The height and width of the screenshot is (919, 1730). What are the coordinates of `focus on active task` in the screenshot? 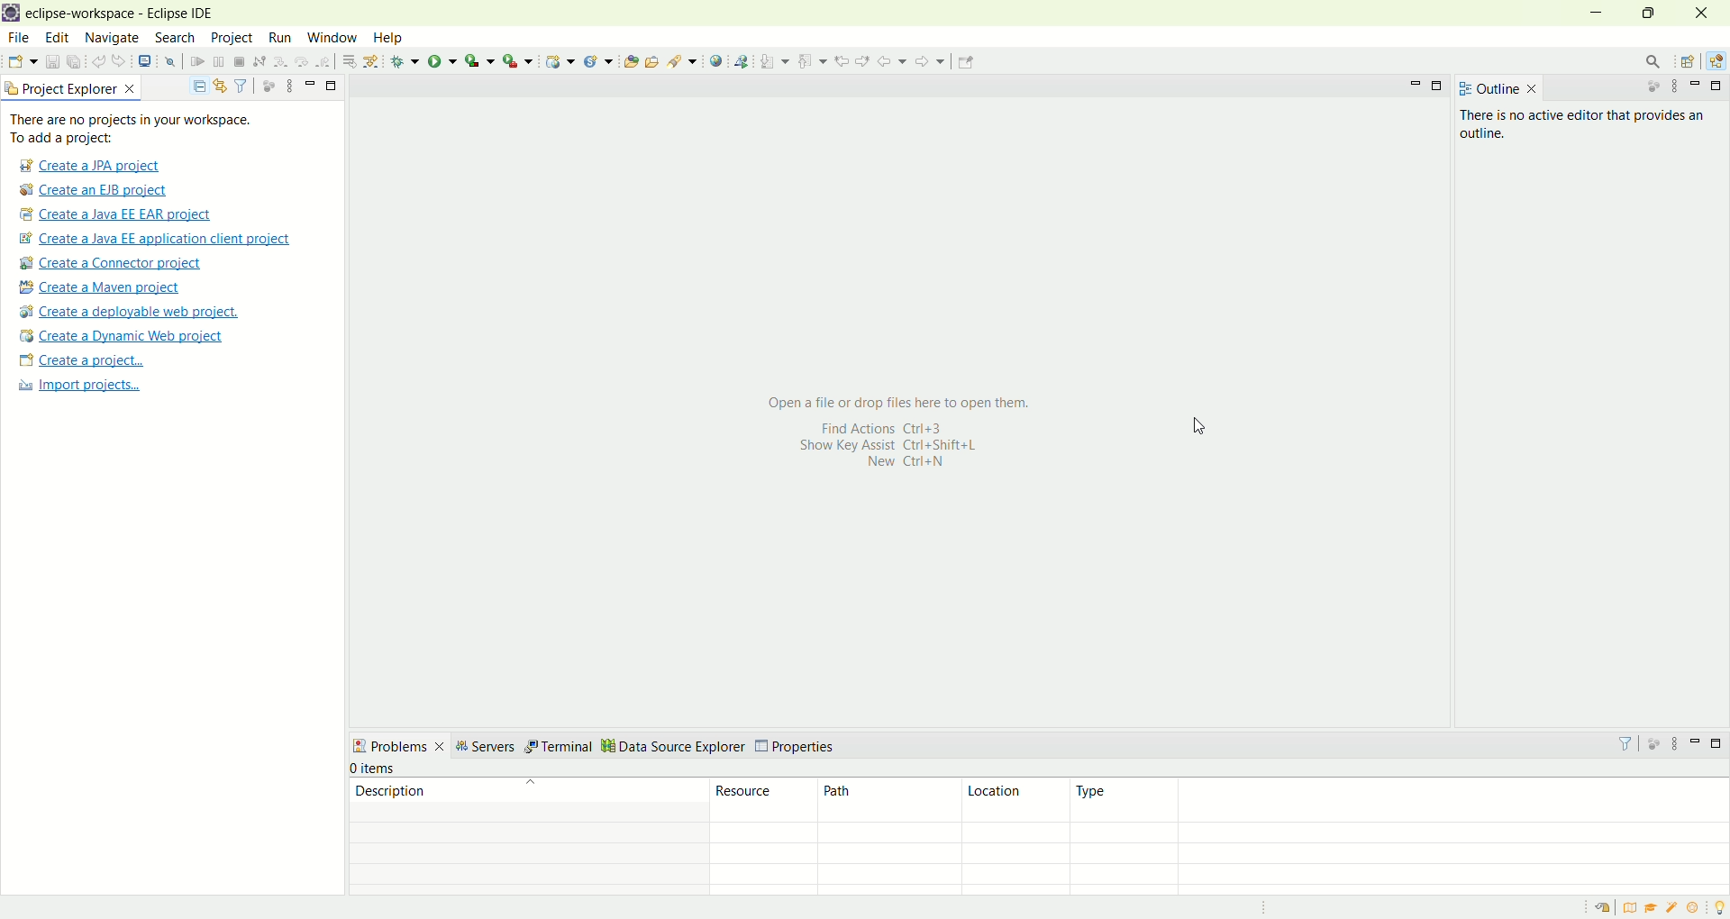 It's located at (268, 84).